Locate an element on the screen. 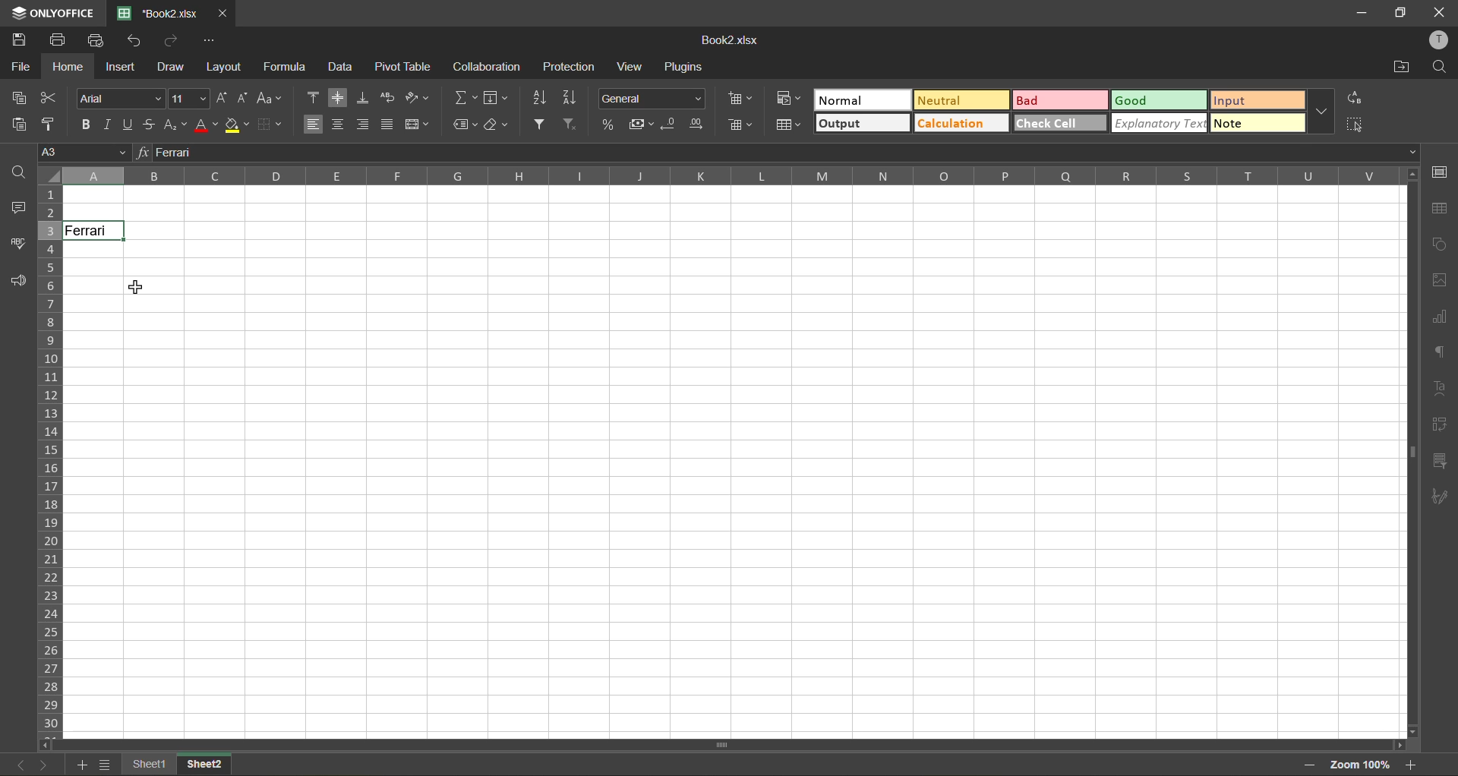  increase decimal is located at coordinates (697, 125).